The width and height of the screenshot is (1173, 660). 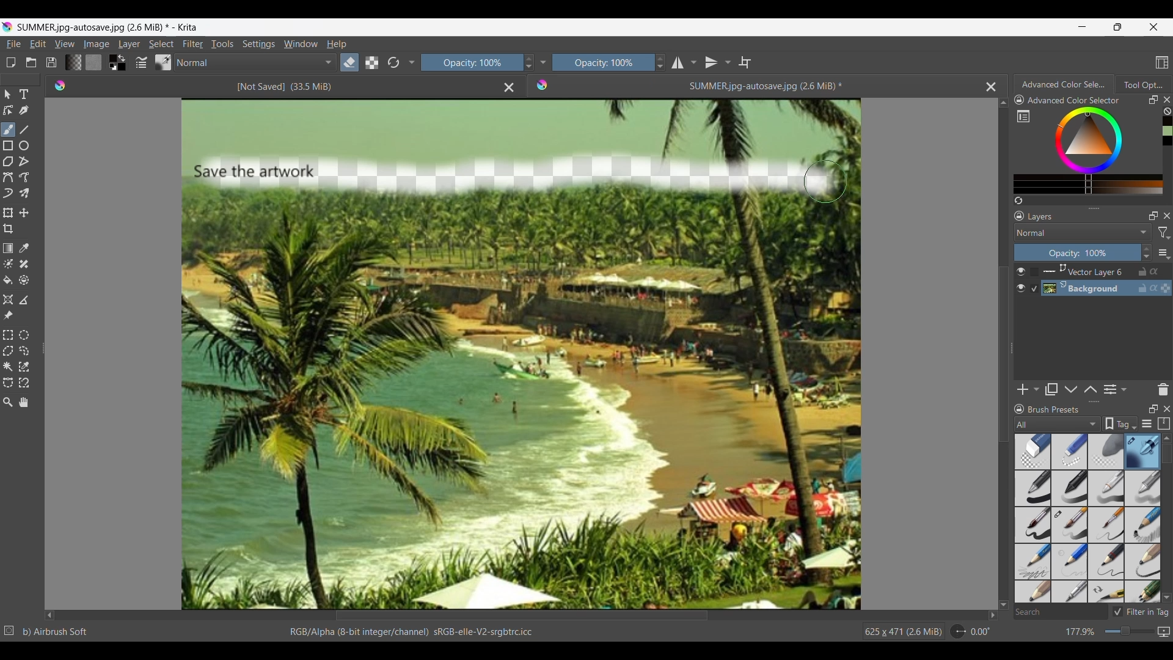 What do you see at coordinates (1019, 216) in the screenshot?
I see `Lock layers panel` at bounding box center [1019, 216].